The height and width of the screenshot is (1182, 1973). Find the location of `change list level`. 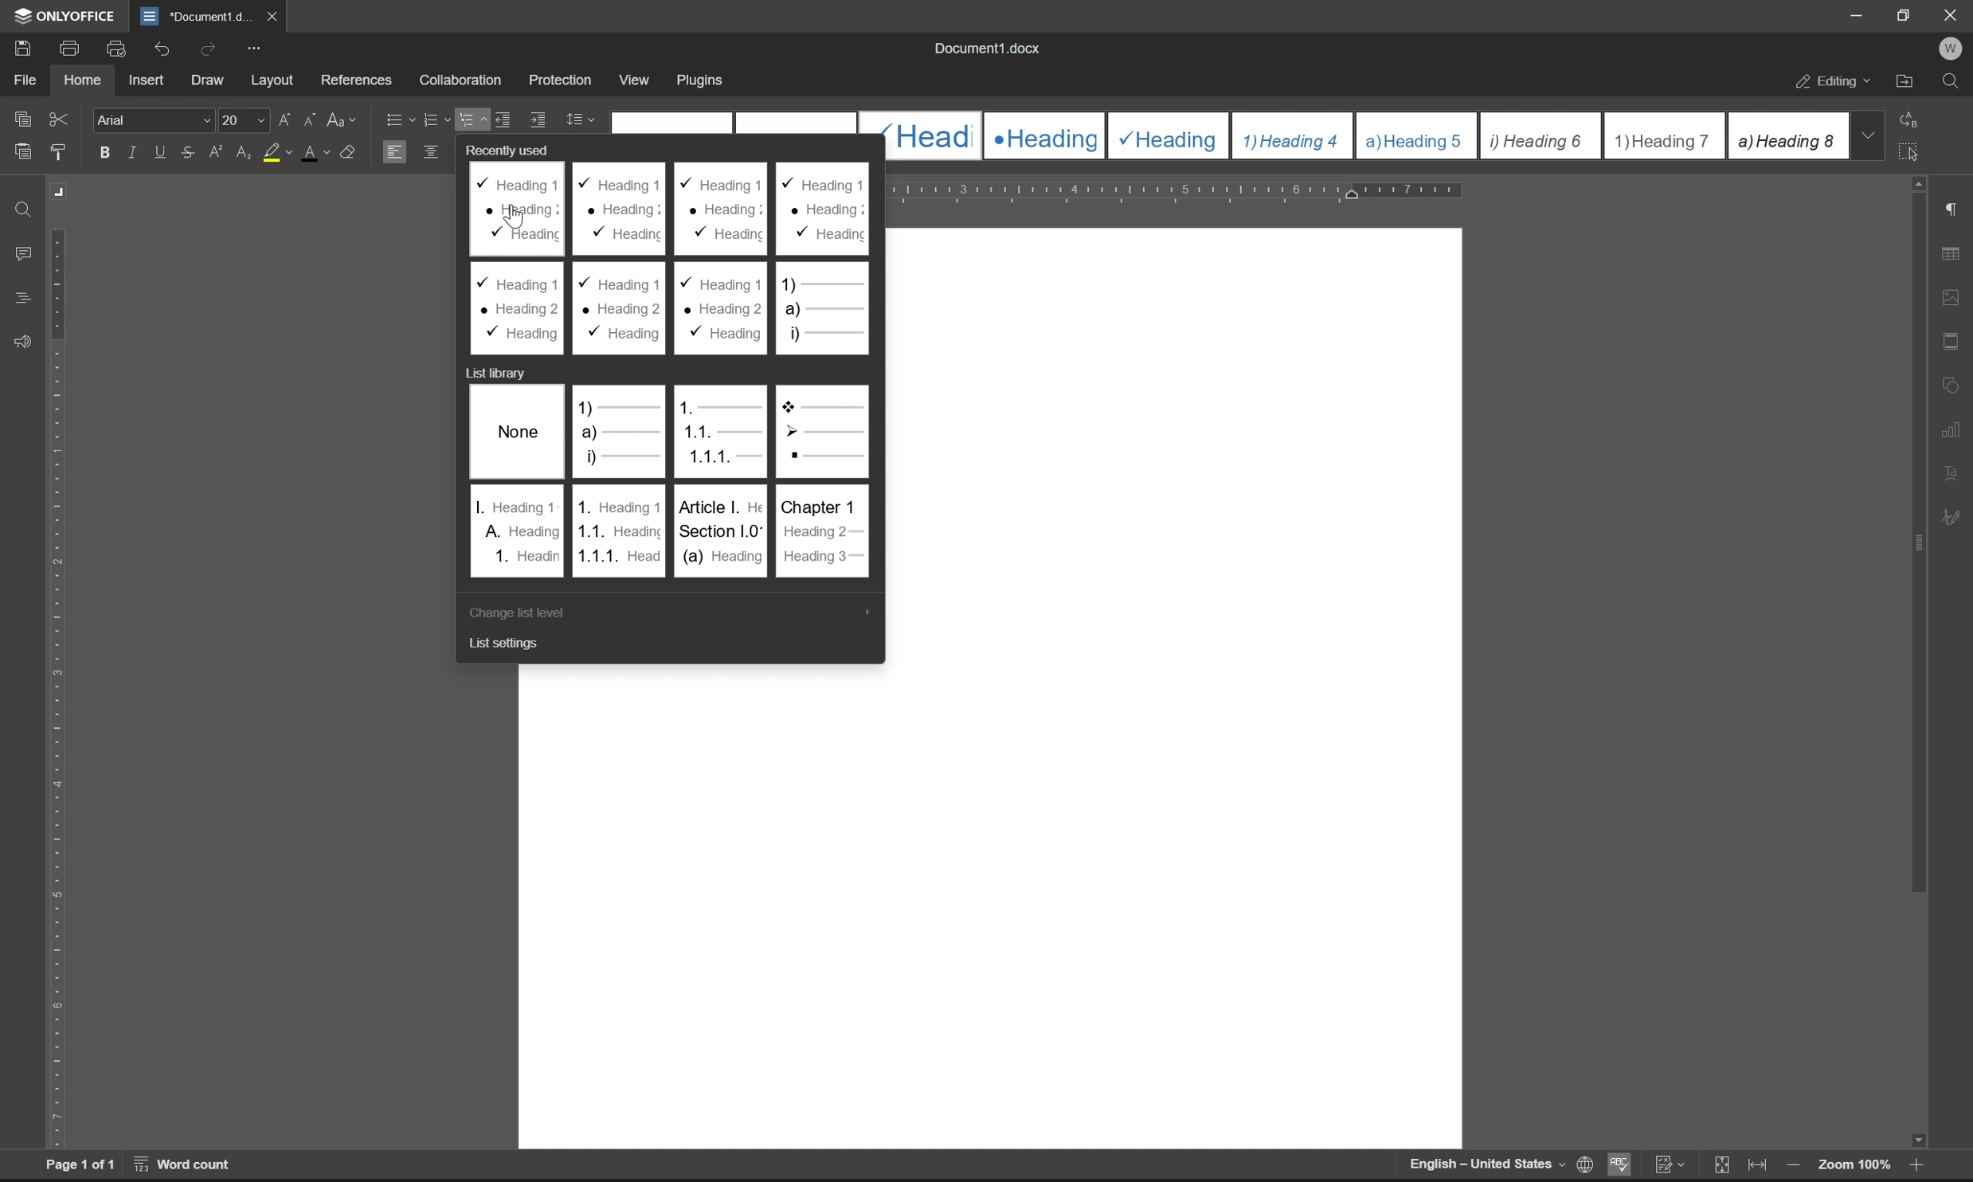

change list level is located at coordinates (512, 613).